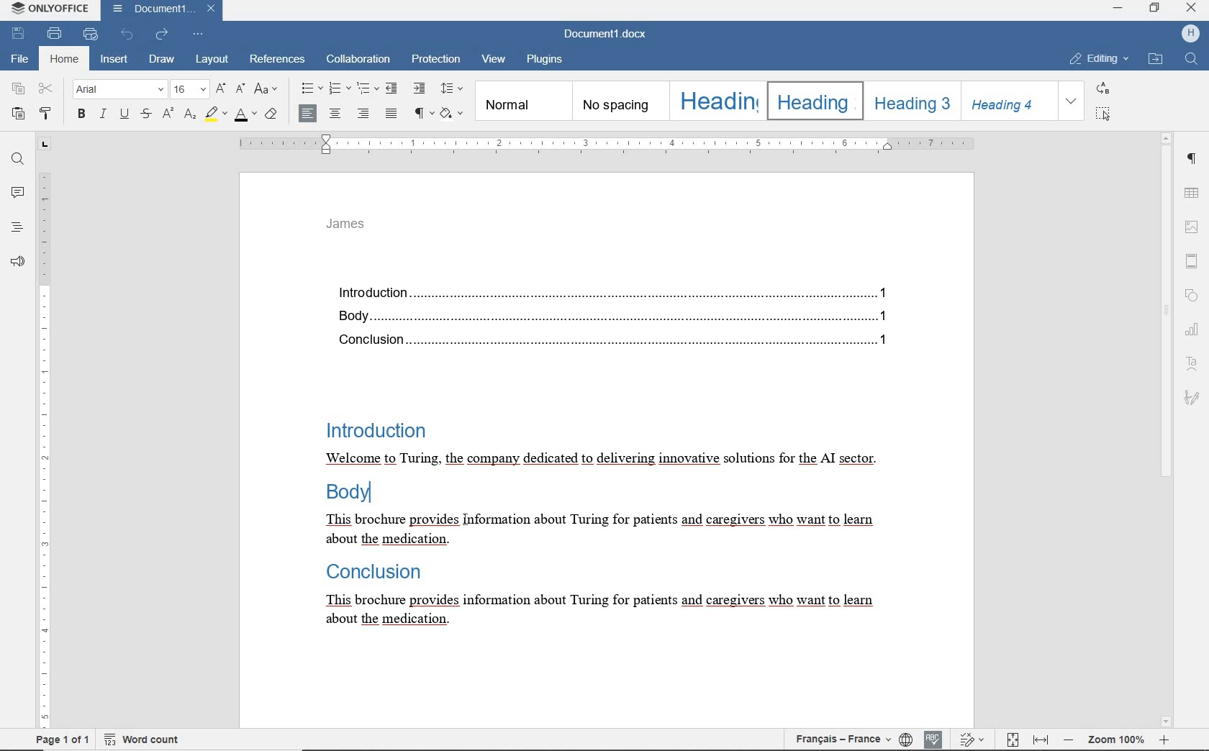  I want to click on RULER, so click(42, 432).